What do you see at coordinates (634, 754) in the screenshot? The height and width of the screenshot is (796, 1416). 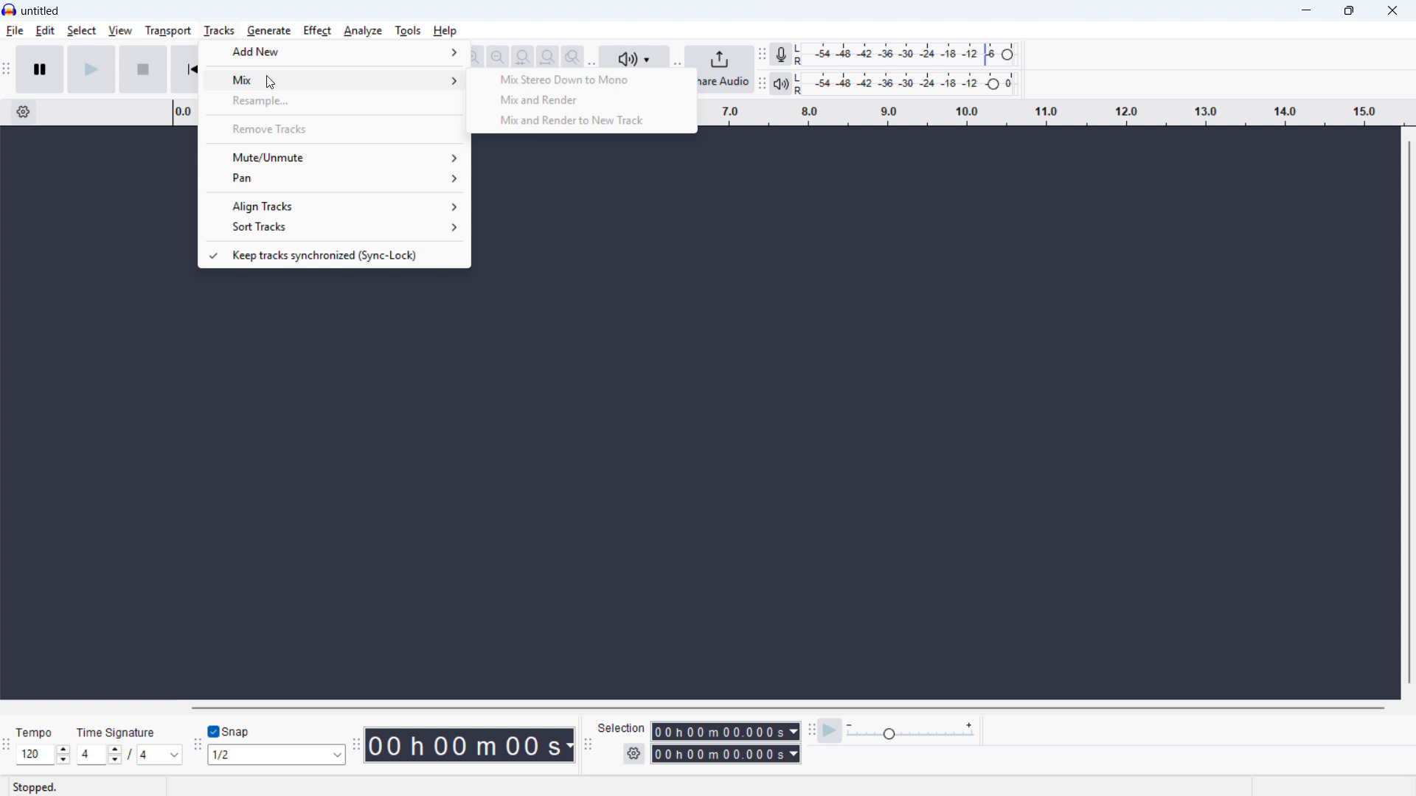 I see `Selection settings ` at bounding box center [634, 754].